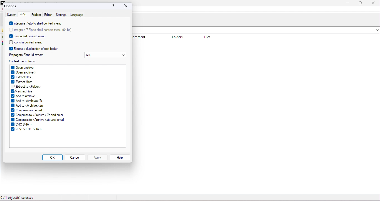 This screenshot has height=201, width=380. I want to click on apply, so click(98, 158).